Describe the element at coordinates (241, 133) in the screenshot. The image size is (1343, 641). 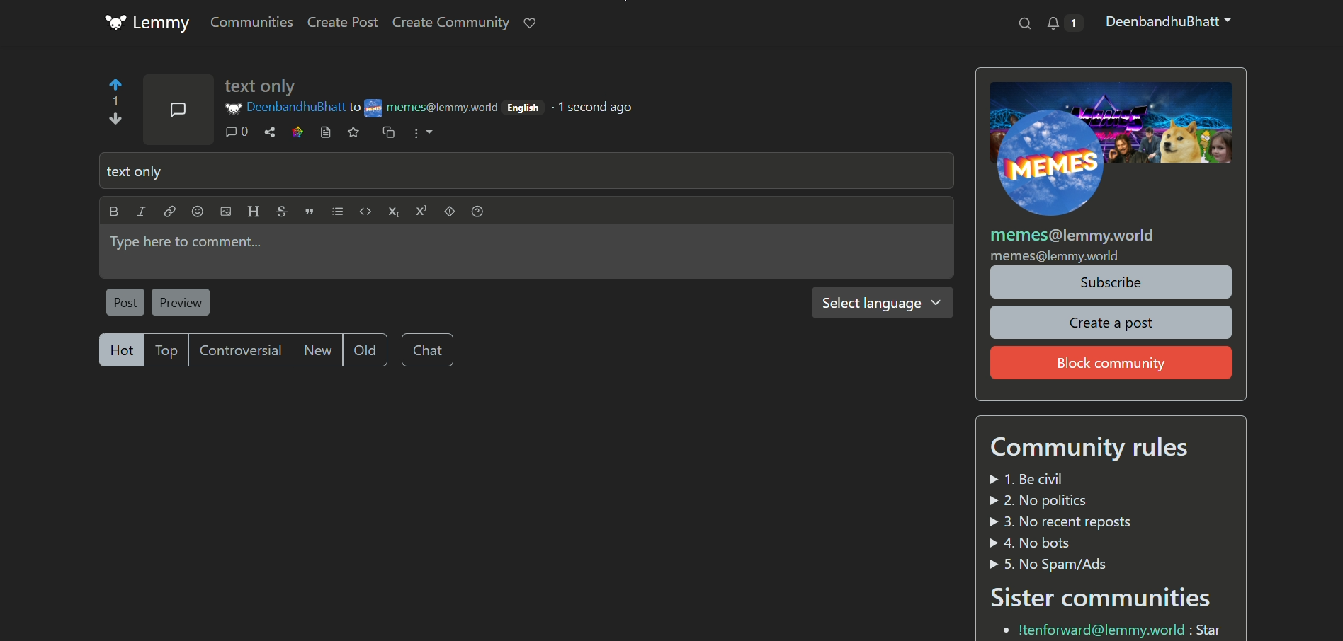
I see `comments` at that location.